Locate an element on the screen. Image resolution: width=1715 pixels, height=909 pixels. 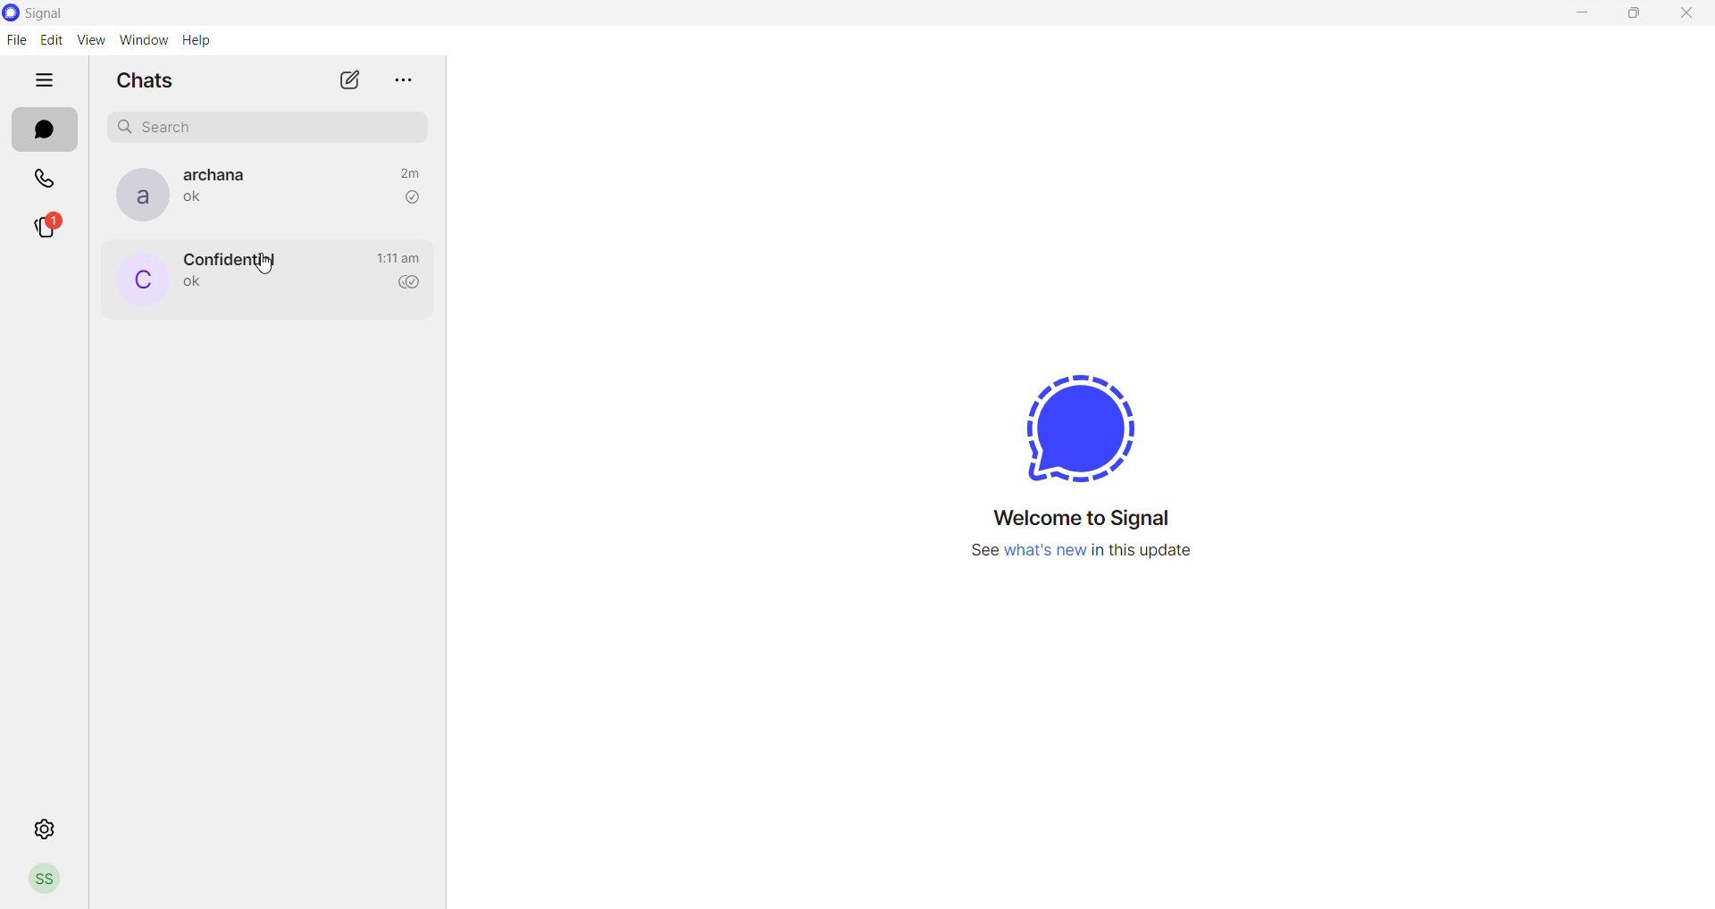
signal logo is located at coordinates (1080, 422).